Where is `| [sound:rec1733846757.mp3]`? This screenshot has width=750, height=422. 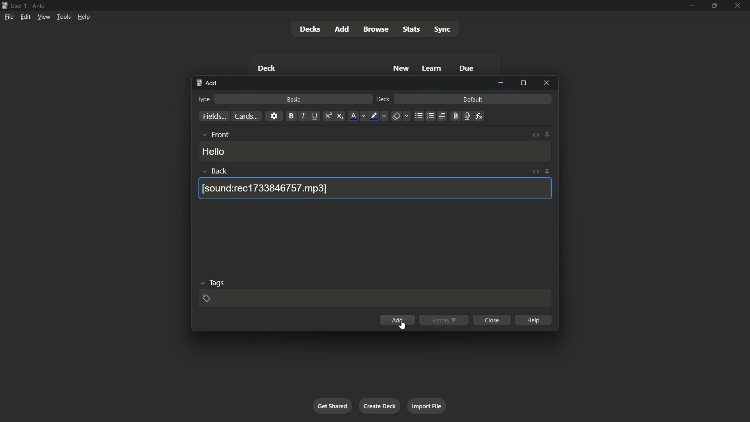 | [sound:rec1733846757.mp3] is located at coordinates (266, 189).